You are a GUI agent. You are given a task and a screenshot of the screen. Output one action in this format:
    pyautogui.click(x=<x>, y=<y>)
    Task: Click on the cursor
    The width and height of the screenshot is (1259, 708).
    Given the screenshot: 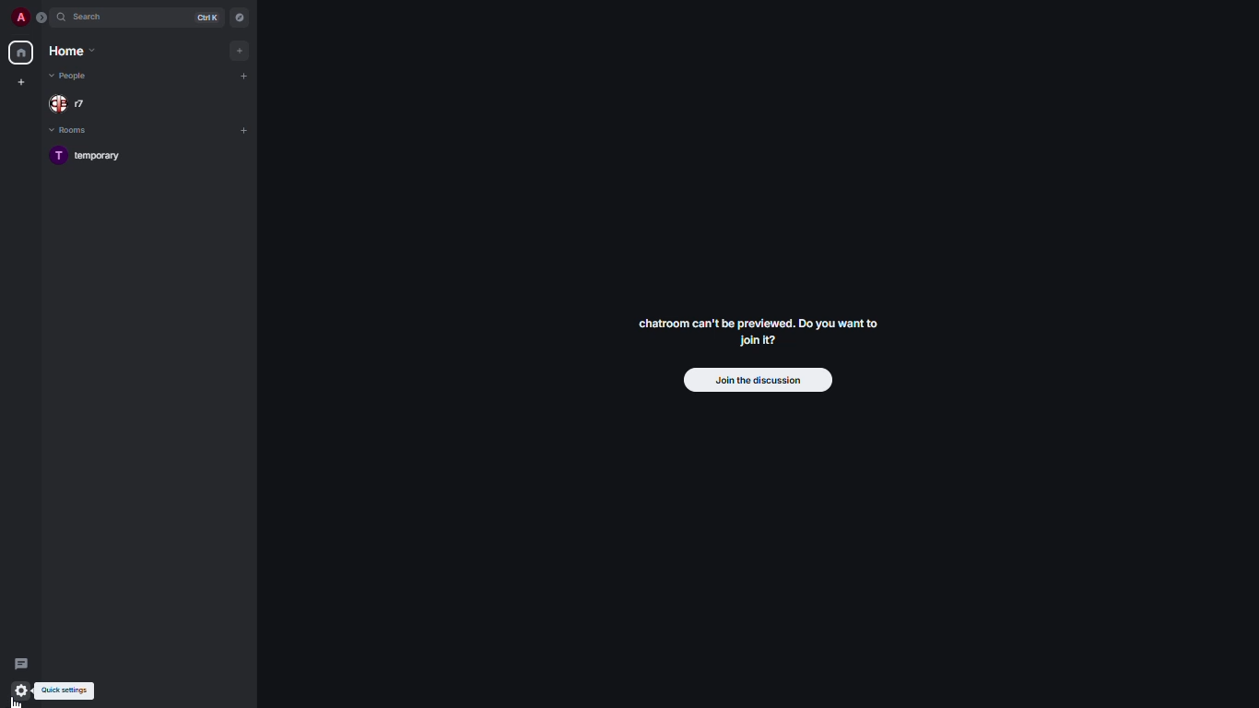 What is the action you would take?
    pyautogui.click(x=18, y=699)
    